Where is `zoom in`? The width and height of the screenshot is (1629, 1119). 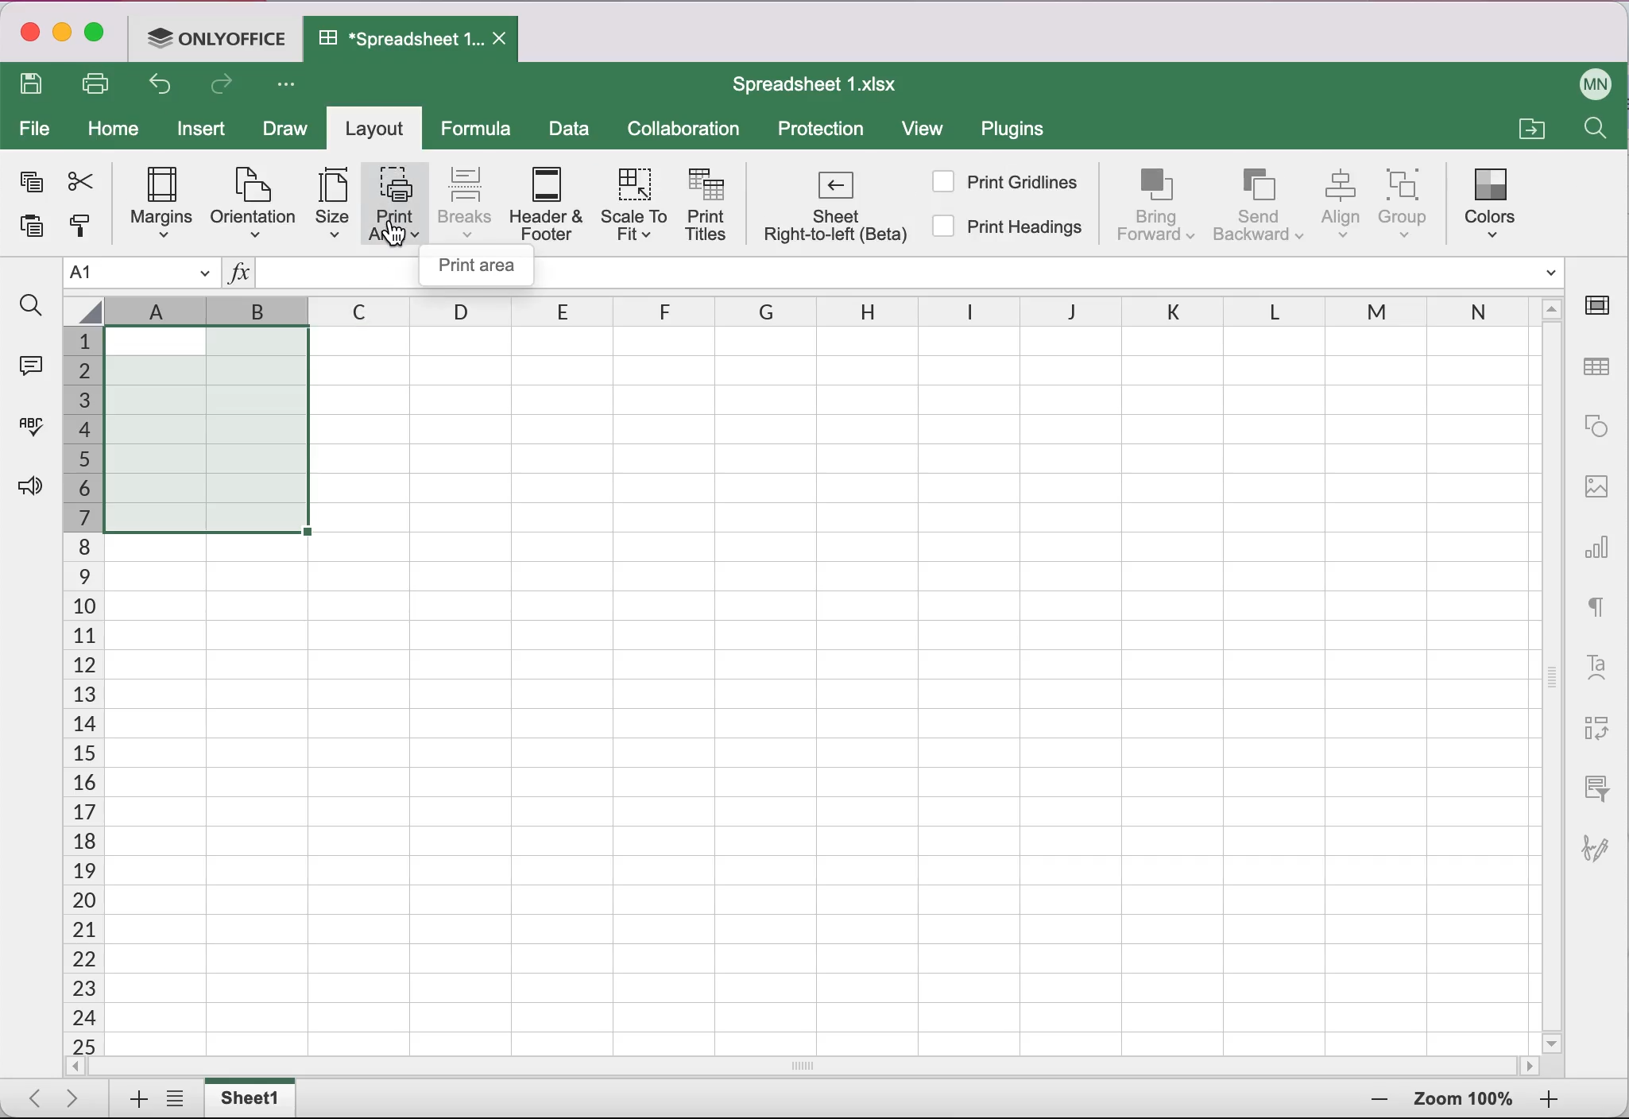 zoom in is located at coordinates (1375, 1101).